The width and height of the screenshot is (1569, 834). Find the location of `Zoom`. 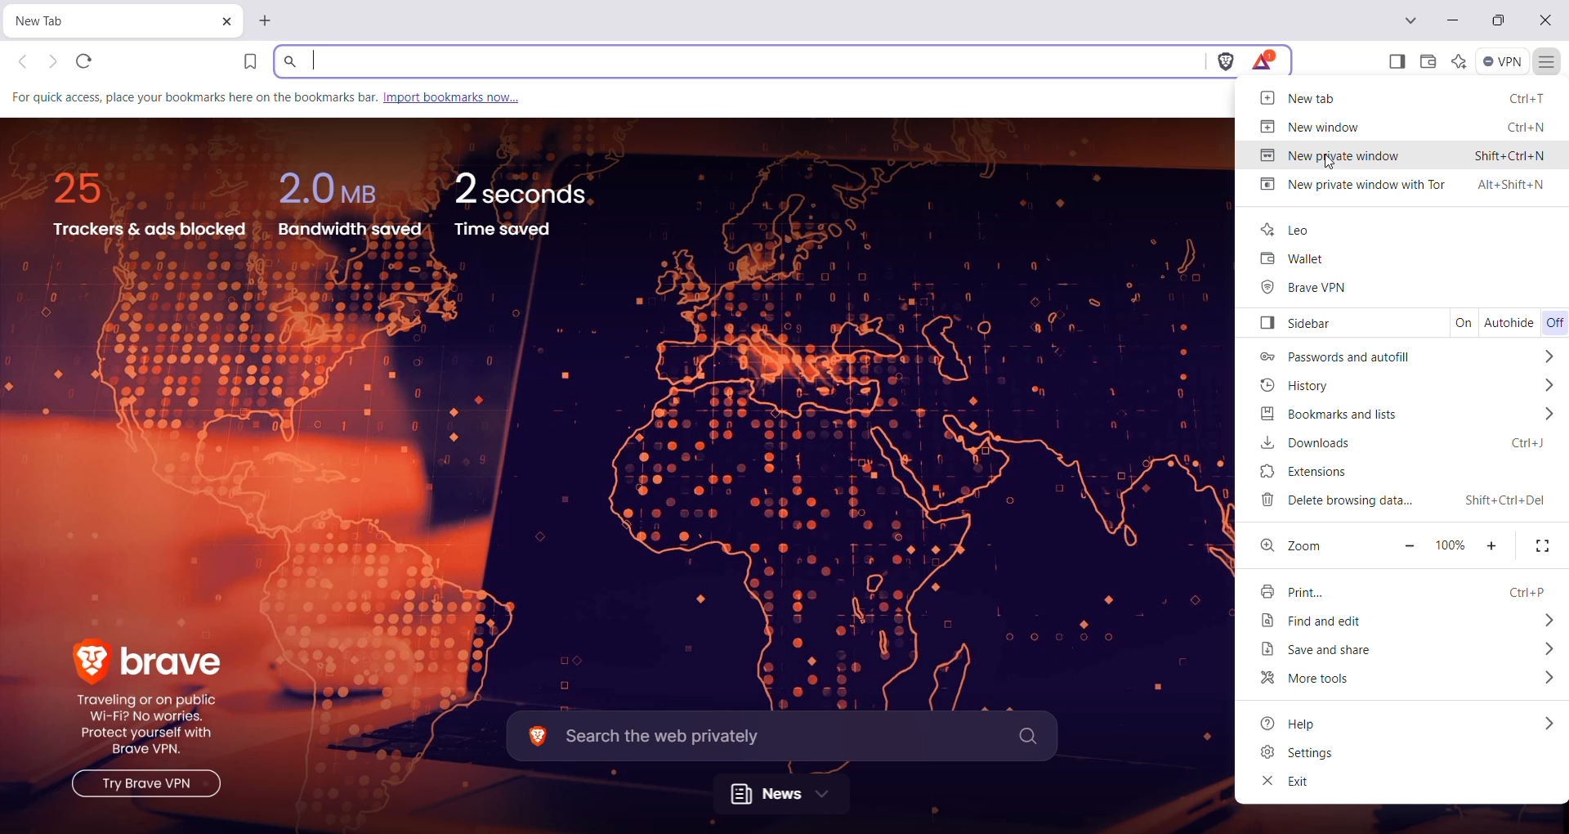

Zoom is located at coordinates (1308, 545).